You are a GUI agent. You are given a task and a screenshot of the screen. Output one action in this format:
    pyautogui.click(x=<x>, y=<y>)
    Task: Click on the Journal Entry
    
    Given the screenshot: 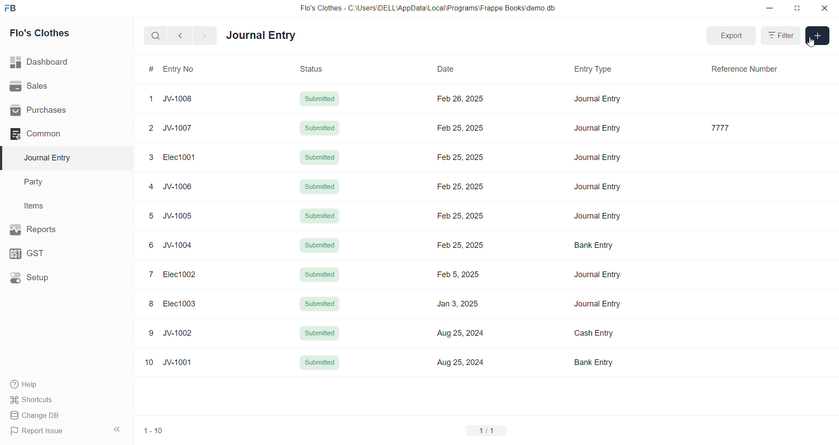 What is the action you would take?
    pyautogui.click(x=261, y=35)
    